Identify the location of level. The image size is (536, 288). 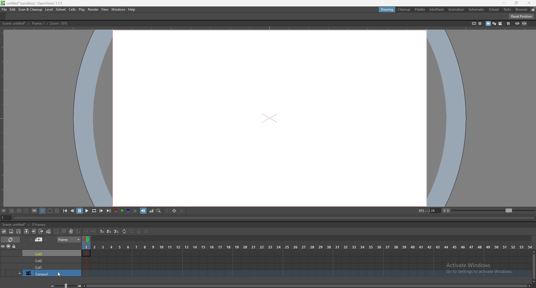
(49, 9).